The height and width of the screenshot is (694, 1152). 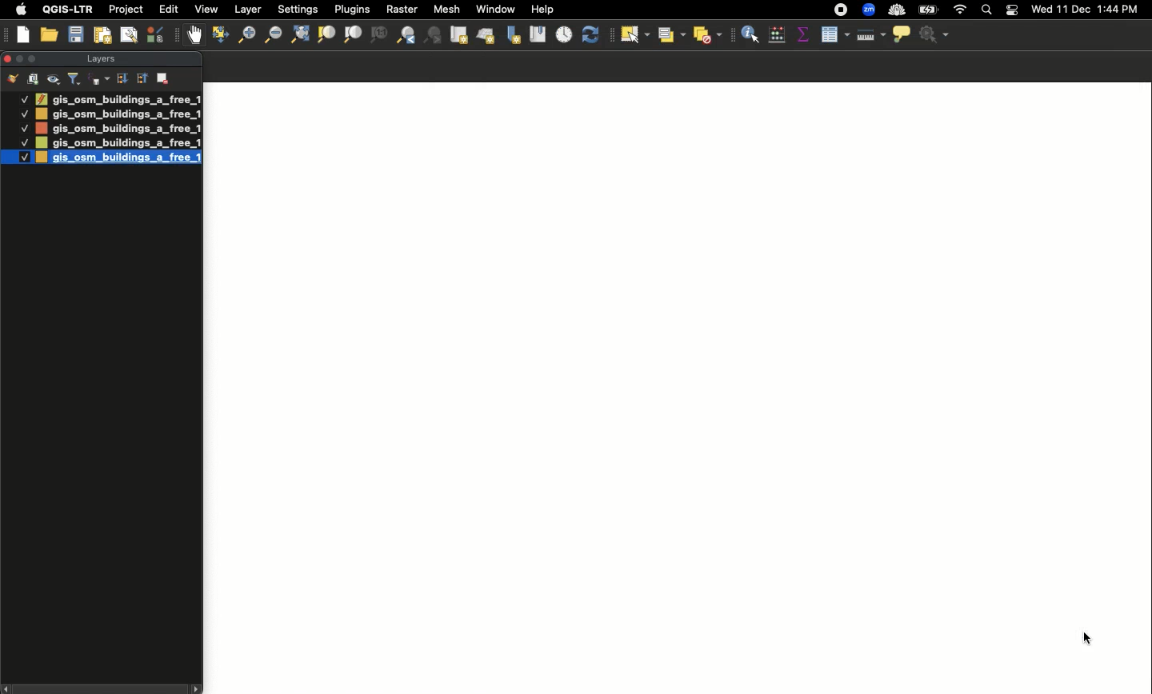 I want to click on 11 Dec, so click(x=1074, y=11).